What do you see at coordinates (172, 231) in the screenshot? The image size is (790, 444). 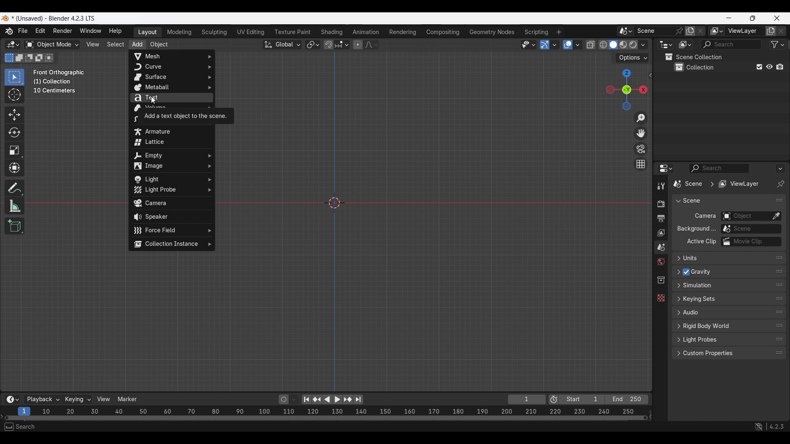 I see `Force Field options` at bounding box center [172, 231].